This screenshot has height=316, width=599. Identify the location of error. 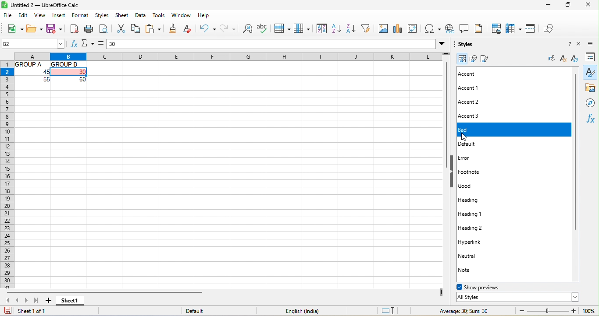
(474, 157).